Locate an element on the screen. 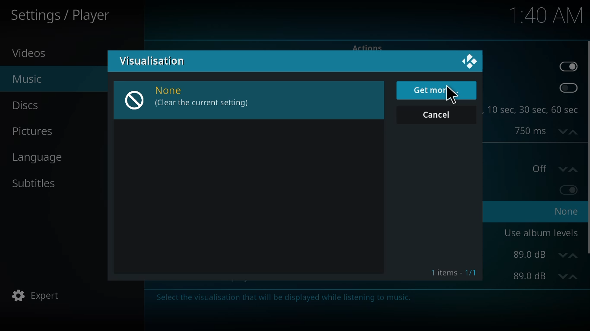  enabled is located at coordinates (568, 66).